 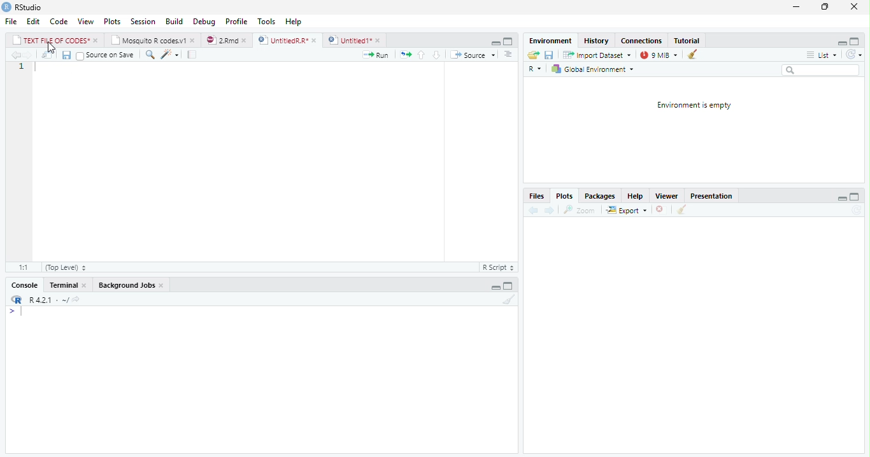 What do you see at coordinates (510, 285) in the screenshot?
I see `hide console` at bounding box center [510, 285].